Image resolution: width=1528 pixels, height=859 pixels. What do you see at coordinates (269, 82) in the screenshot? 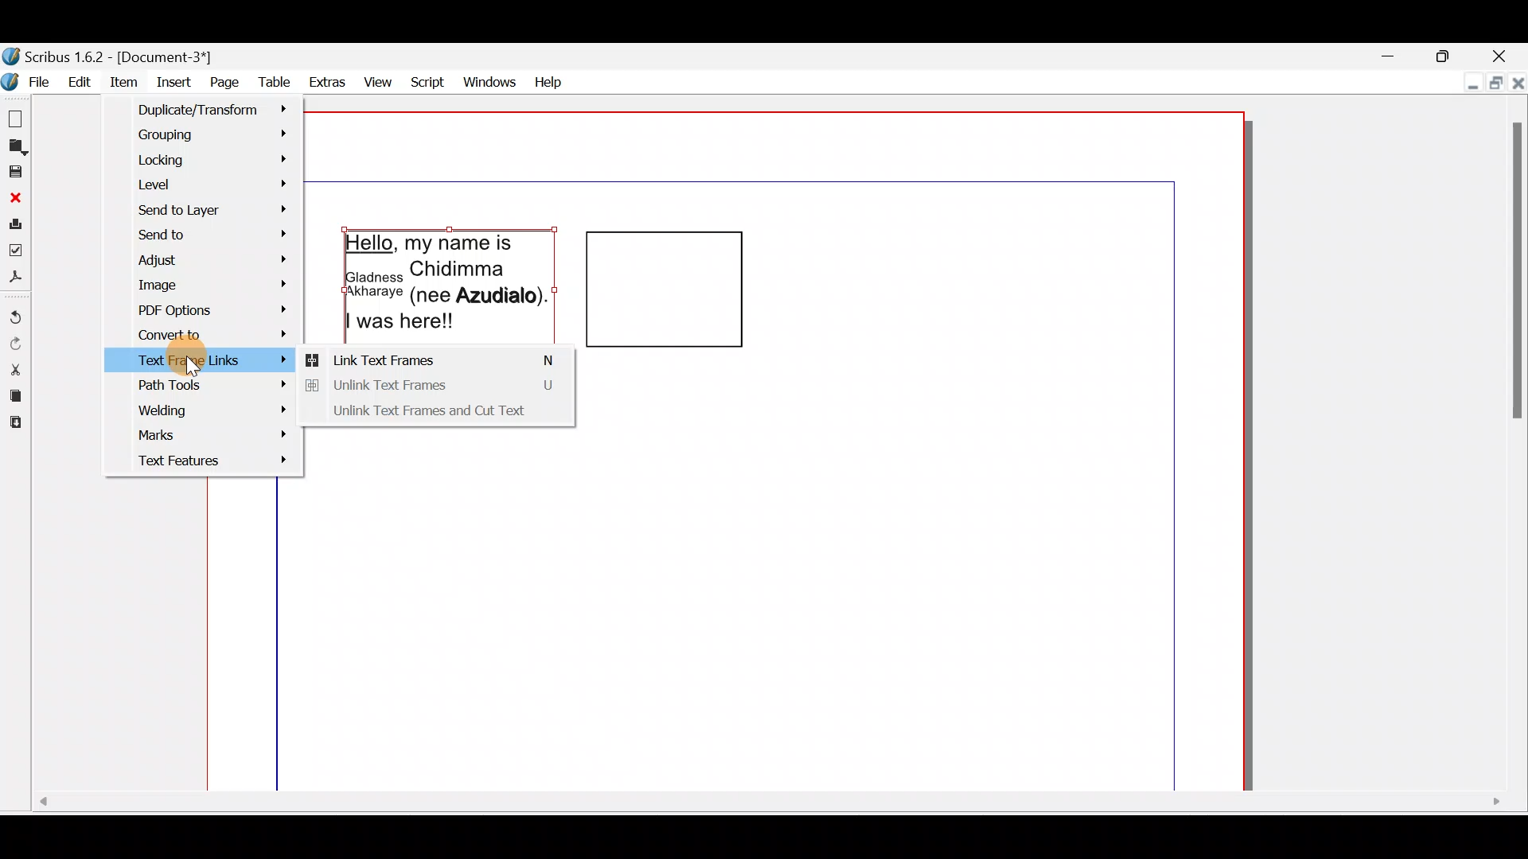
I see `Table` at bounding box center [269, 82].